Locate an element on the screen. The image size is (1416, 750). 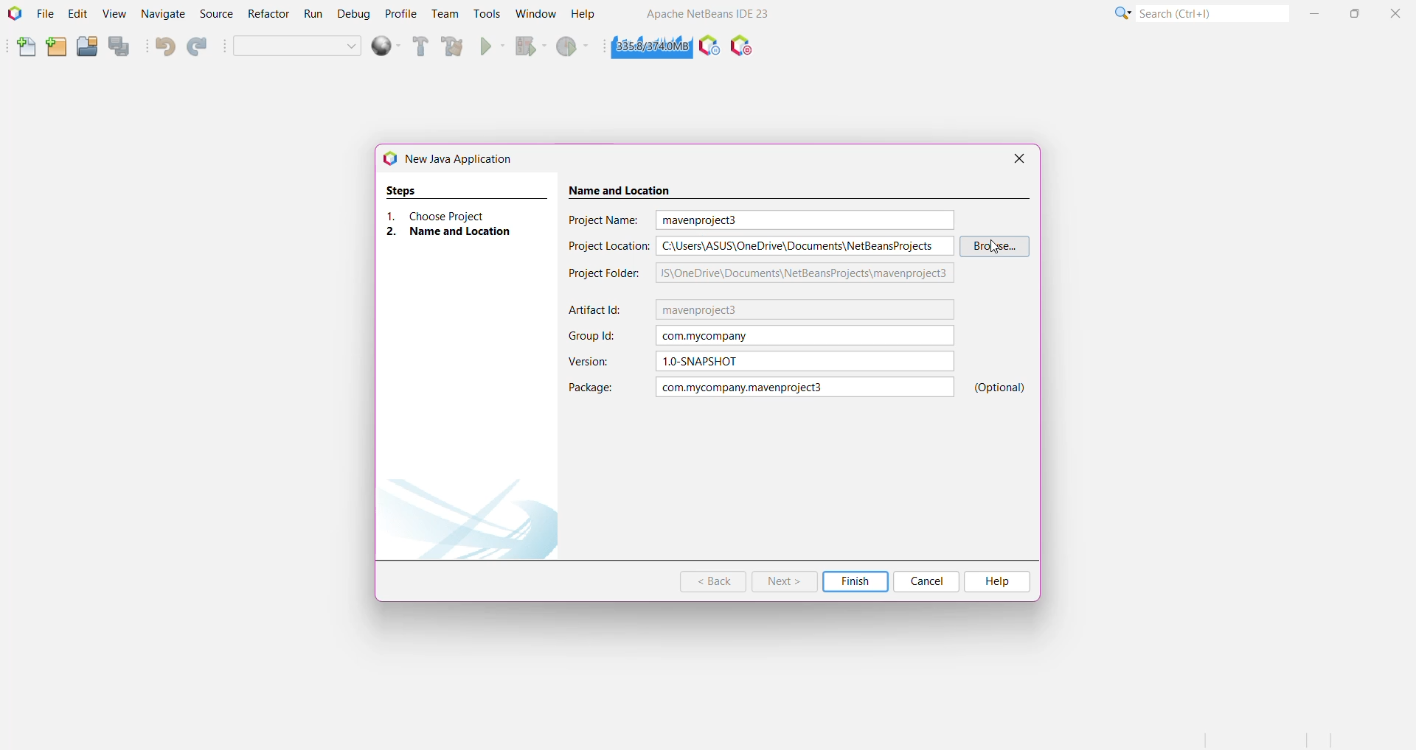
Cancel is located at coordinates (929, 581).